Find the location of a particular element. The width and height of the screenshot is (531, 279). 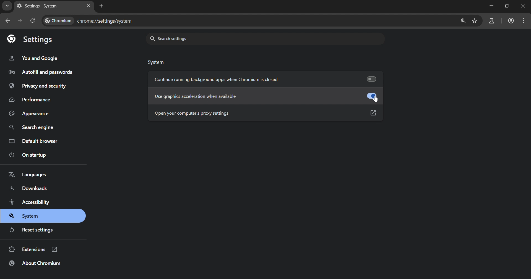

accounts is located at coordinates (512, 21).